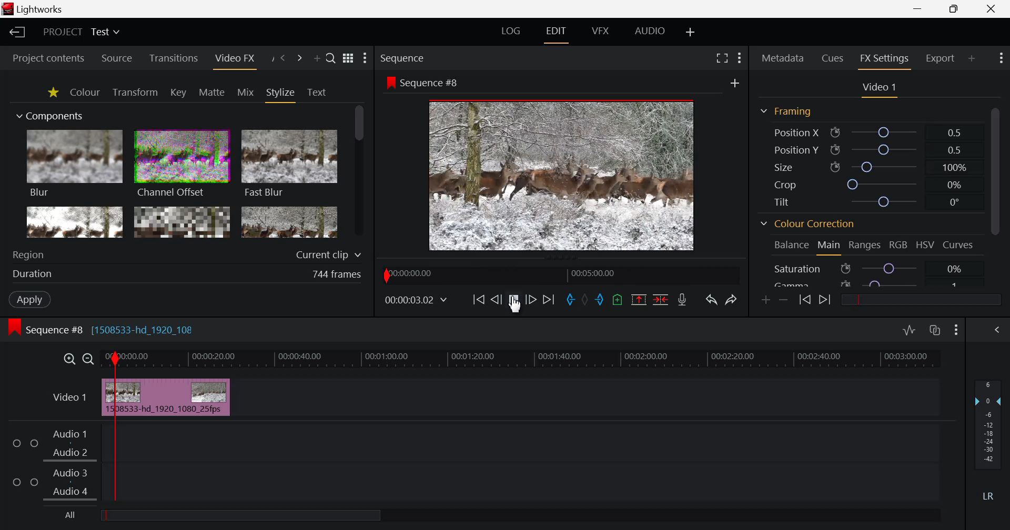  Describe the element at coordinates (17, 33) in the screenshot. I see `Back to Homepage` at that location.